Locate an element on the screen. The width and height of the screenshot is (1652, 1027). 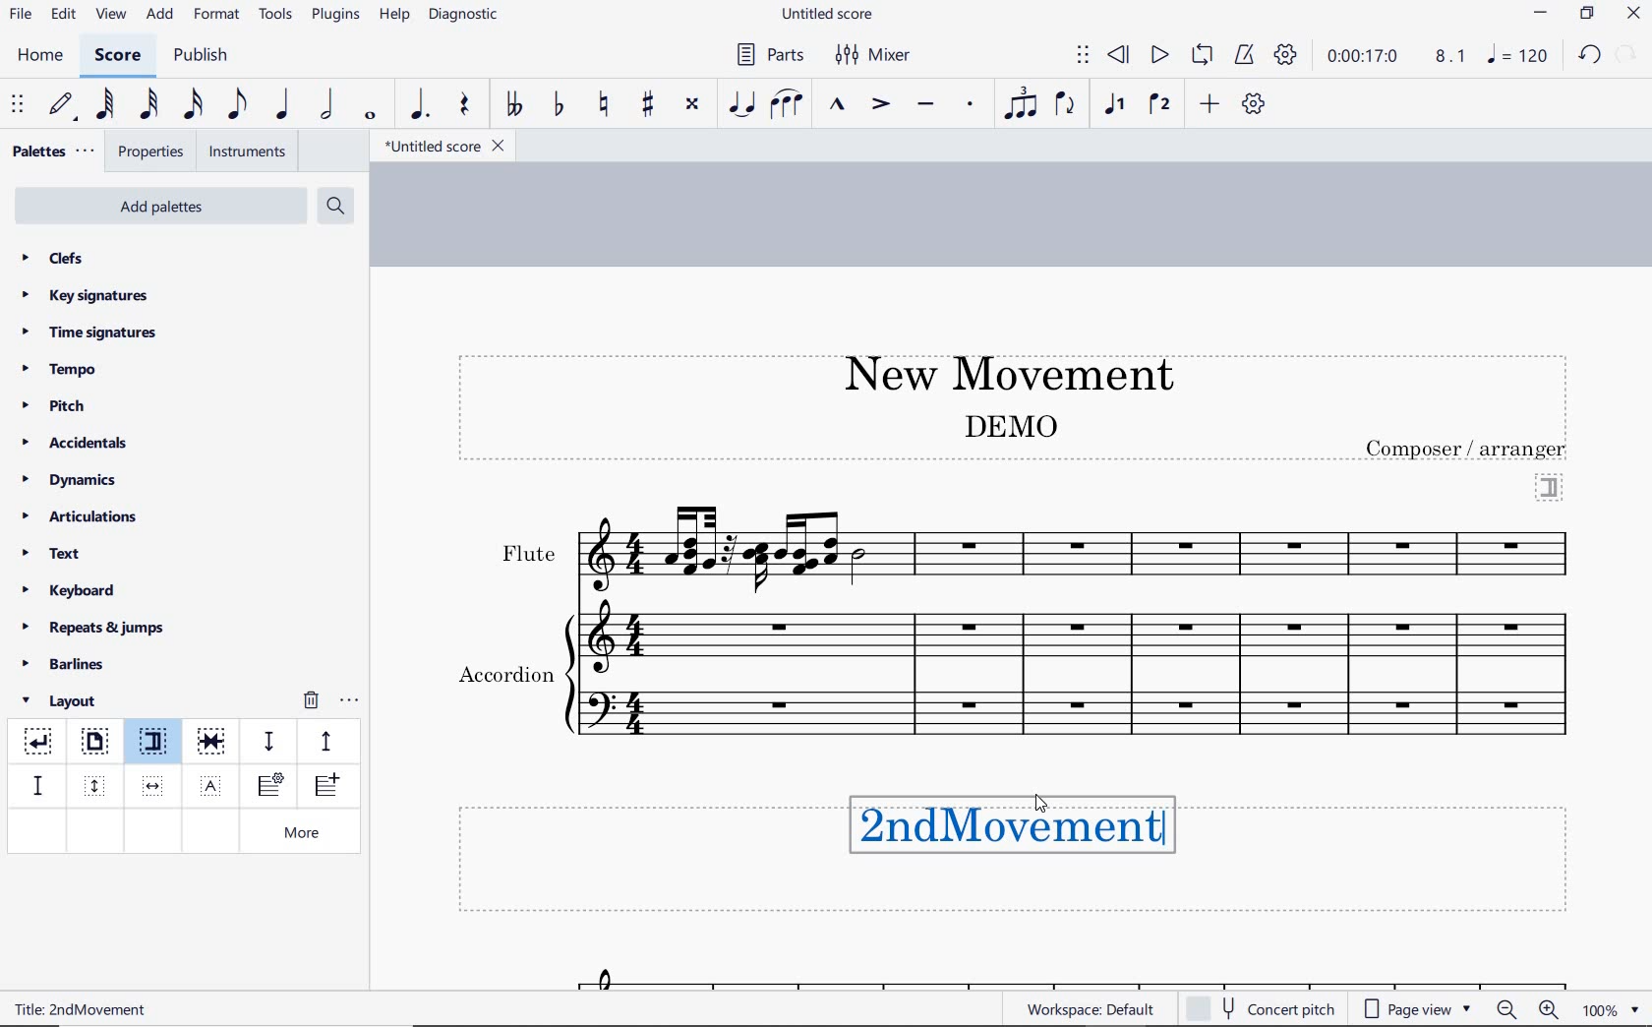
restore down is located at coordinates (1588, 15).